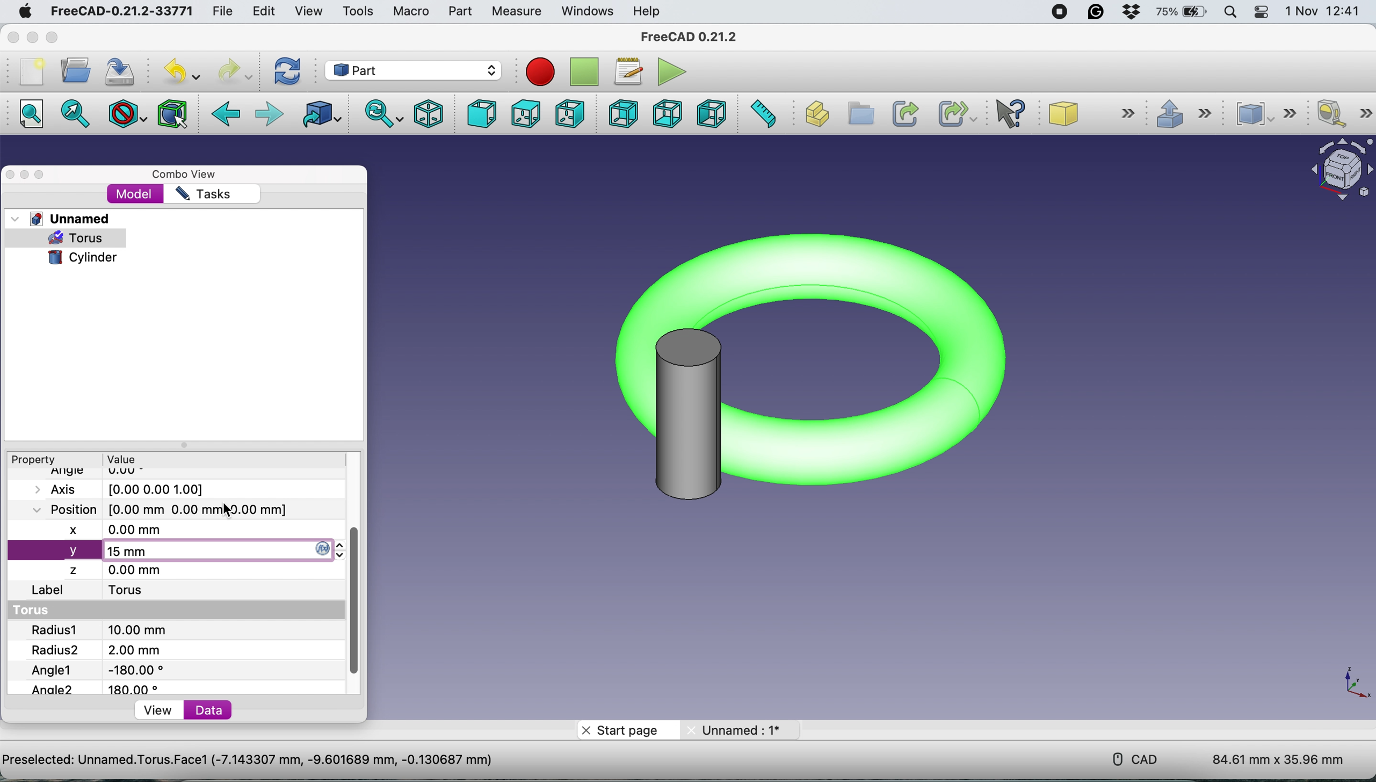 This screenshot has height=782, width=1376. Describe the element at coordinates (11, 173) in the screenshot. I see `close` at that location.